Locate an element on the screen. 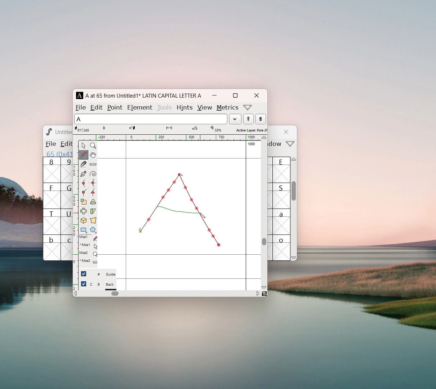  scroll up is located at coordinates (264, 138).